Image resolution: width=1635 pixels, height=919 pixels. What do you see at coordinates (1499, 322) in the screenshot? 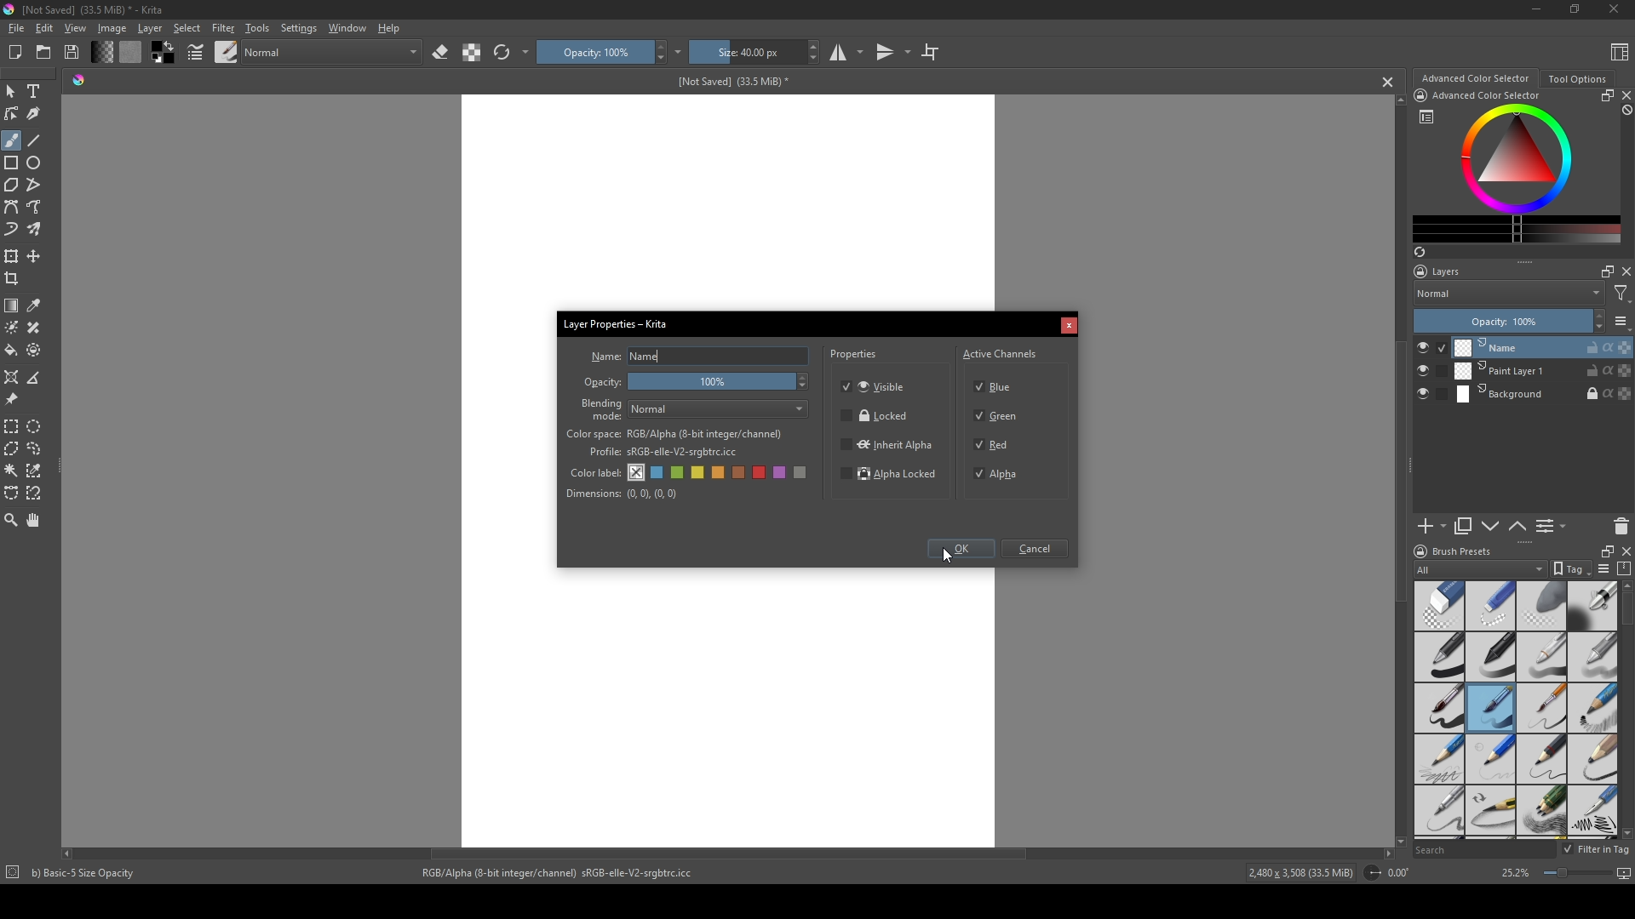
I see `Opacity: 100%` at bounding box center [1499, 322].